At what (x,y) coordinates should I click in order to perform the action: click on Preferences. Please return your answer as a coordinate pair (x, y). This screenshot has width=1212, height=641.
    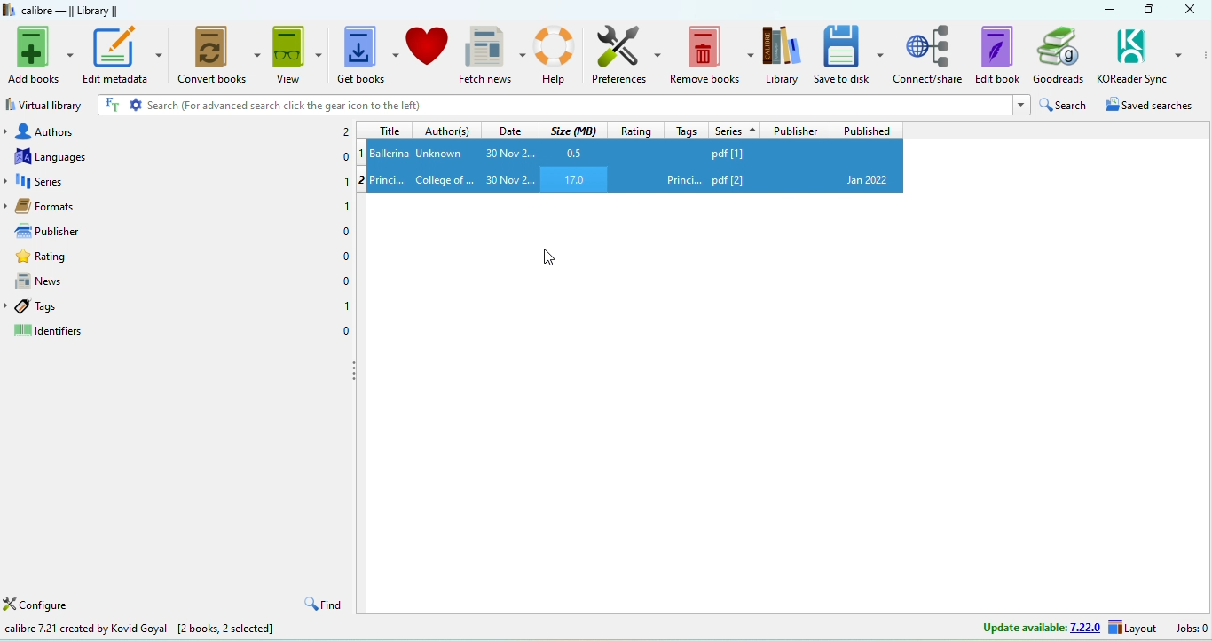
    Looking at the image, I should click on (627, 54).